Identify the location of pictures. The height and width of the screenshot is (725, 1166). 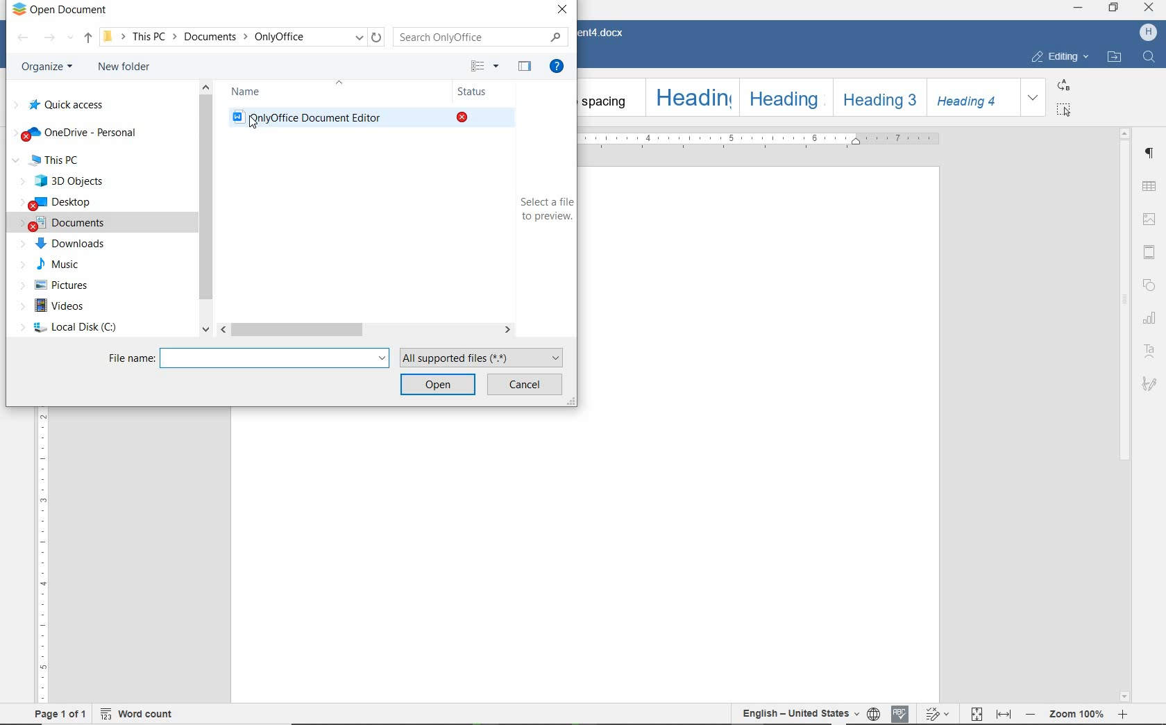
(60, 286).